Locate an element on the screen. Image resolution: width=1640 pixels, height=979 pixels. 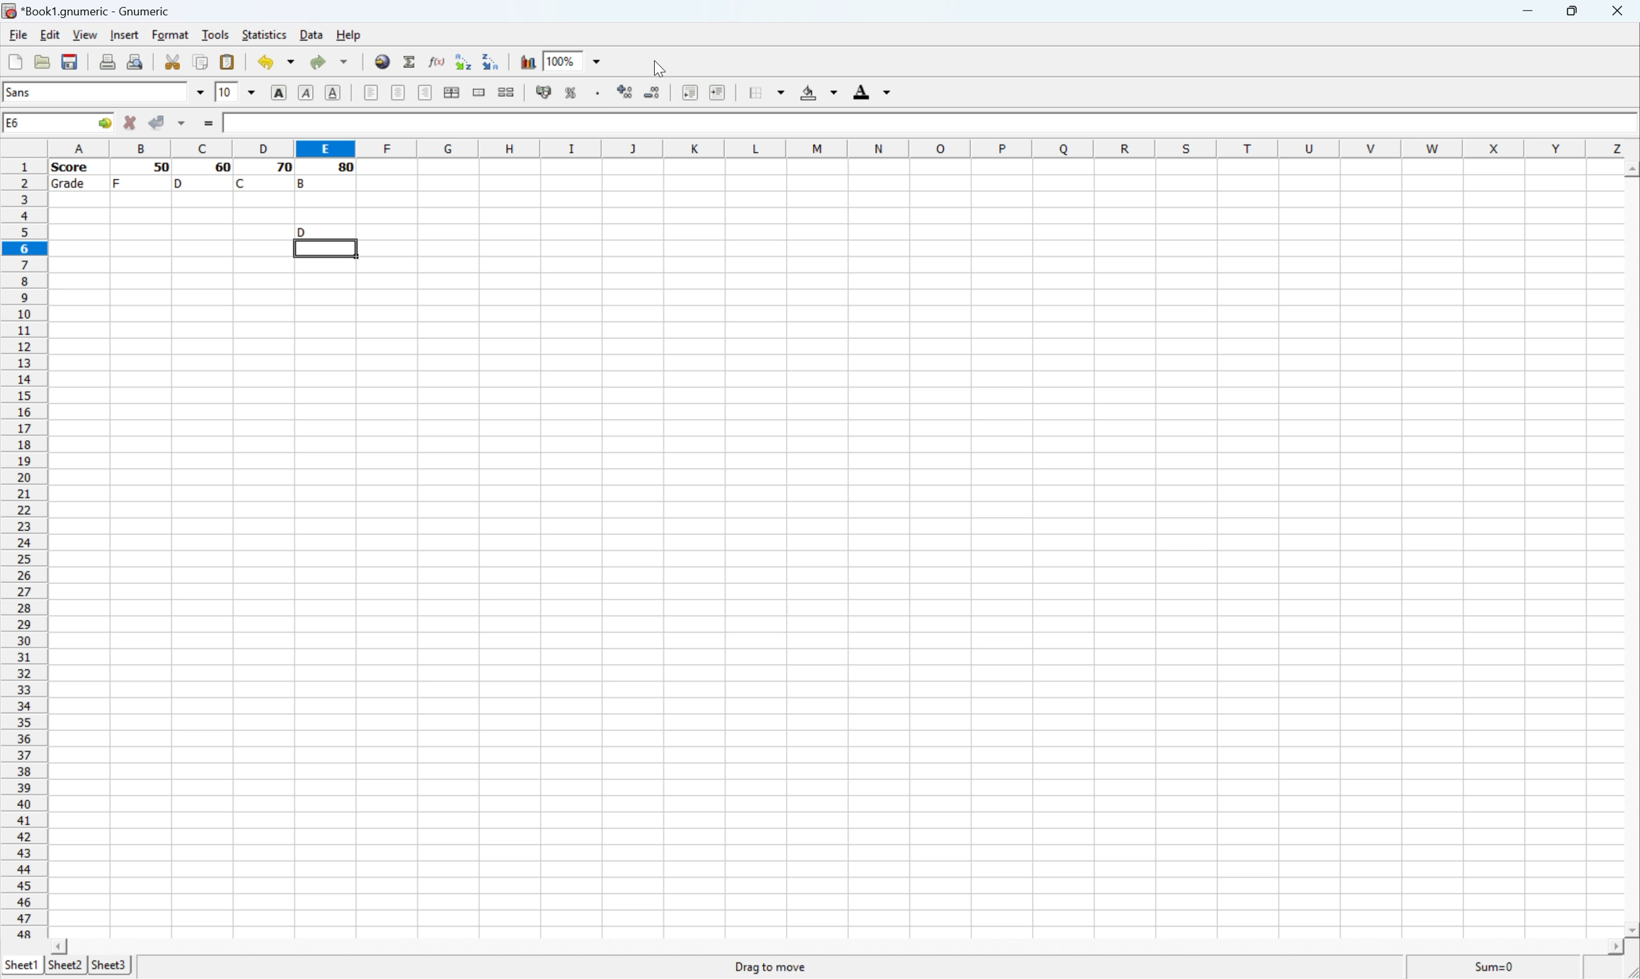
Open a file is located at coordinates (44, 61).